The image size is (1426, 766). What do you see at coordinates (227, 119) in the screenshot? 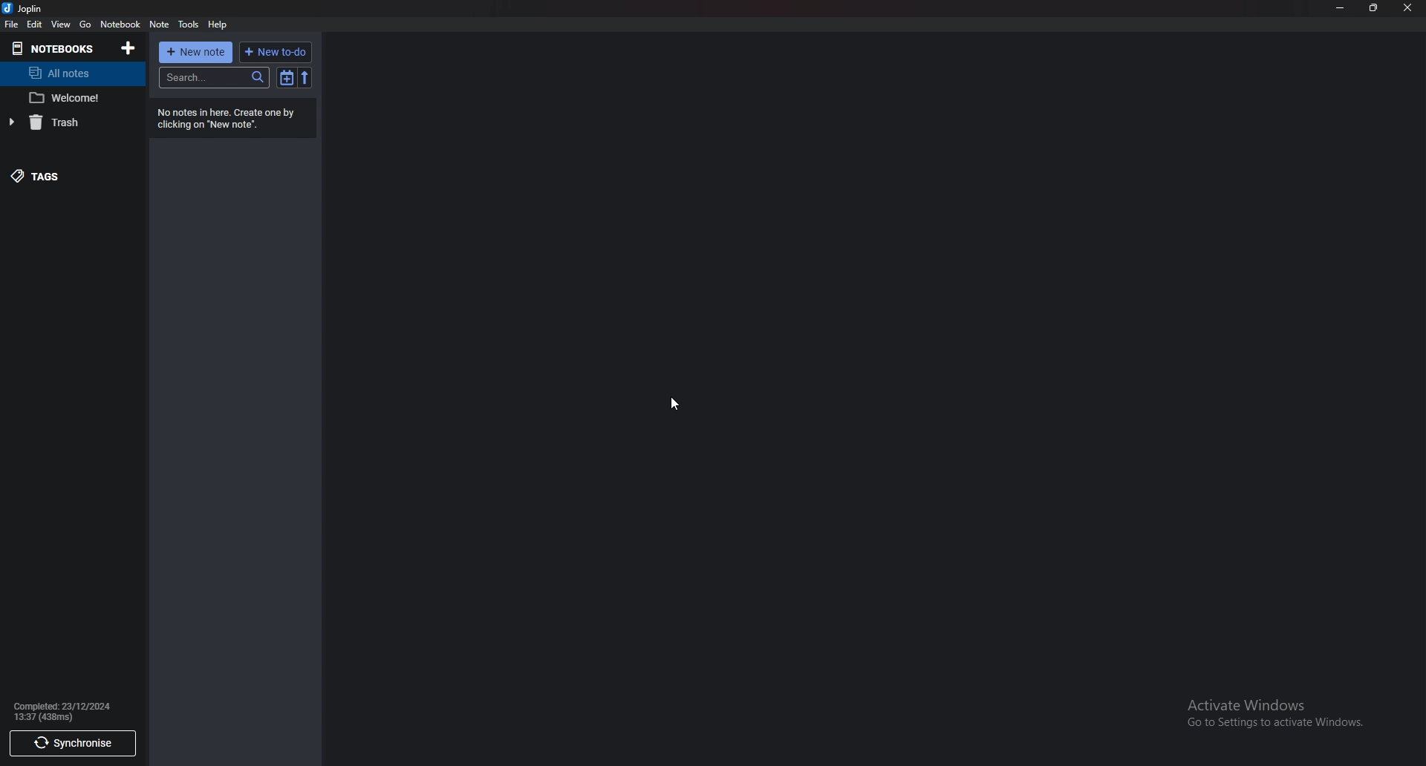
I see `Info` at bounding box center [227, 119].